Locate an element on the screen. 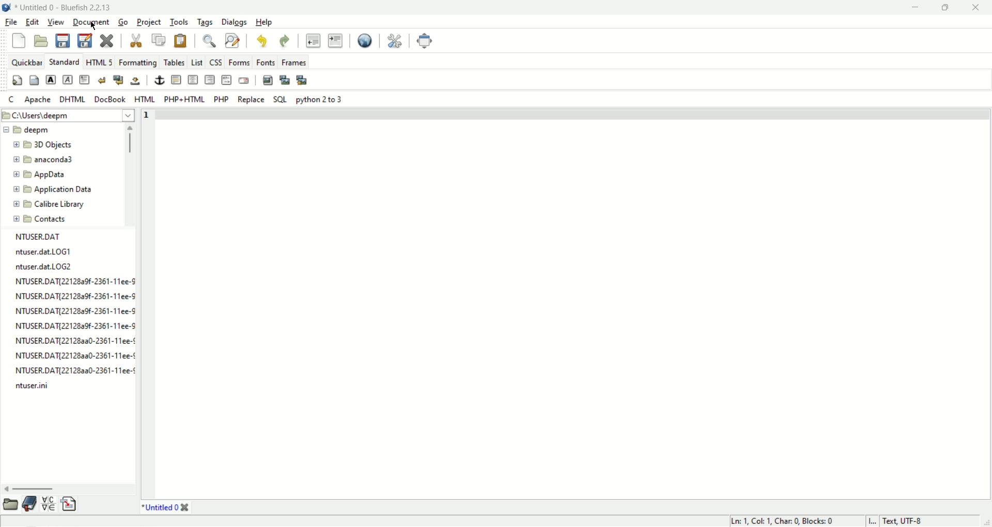 Image resolution: width=992 pixels, height=527 pixels. folder name is located at coordinates (44, 144).